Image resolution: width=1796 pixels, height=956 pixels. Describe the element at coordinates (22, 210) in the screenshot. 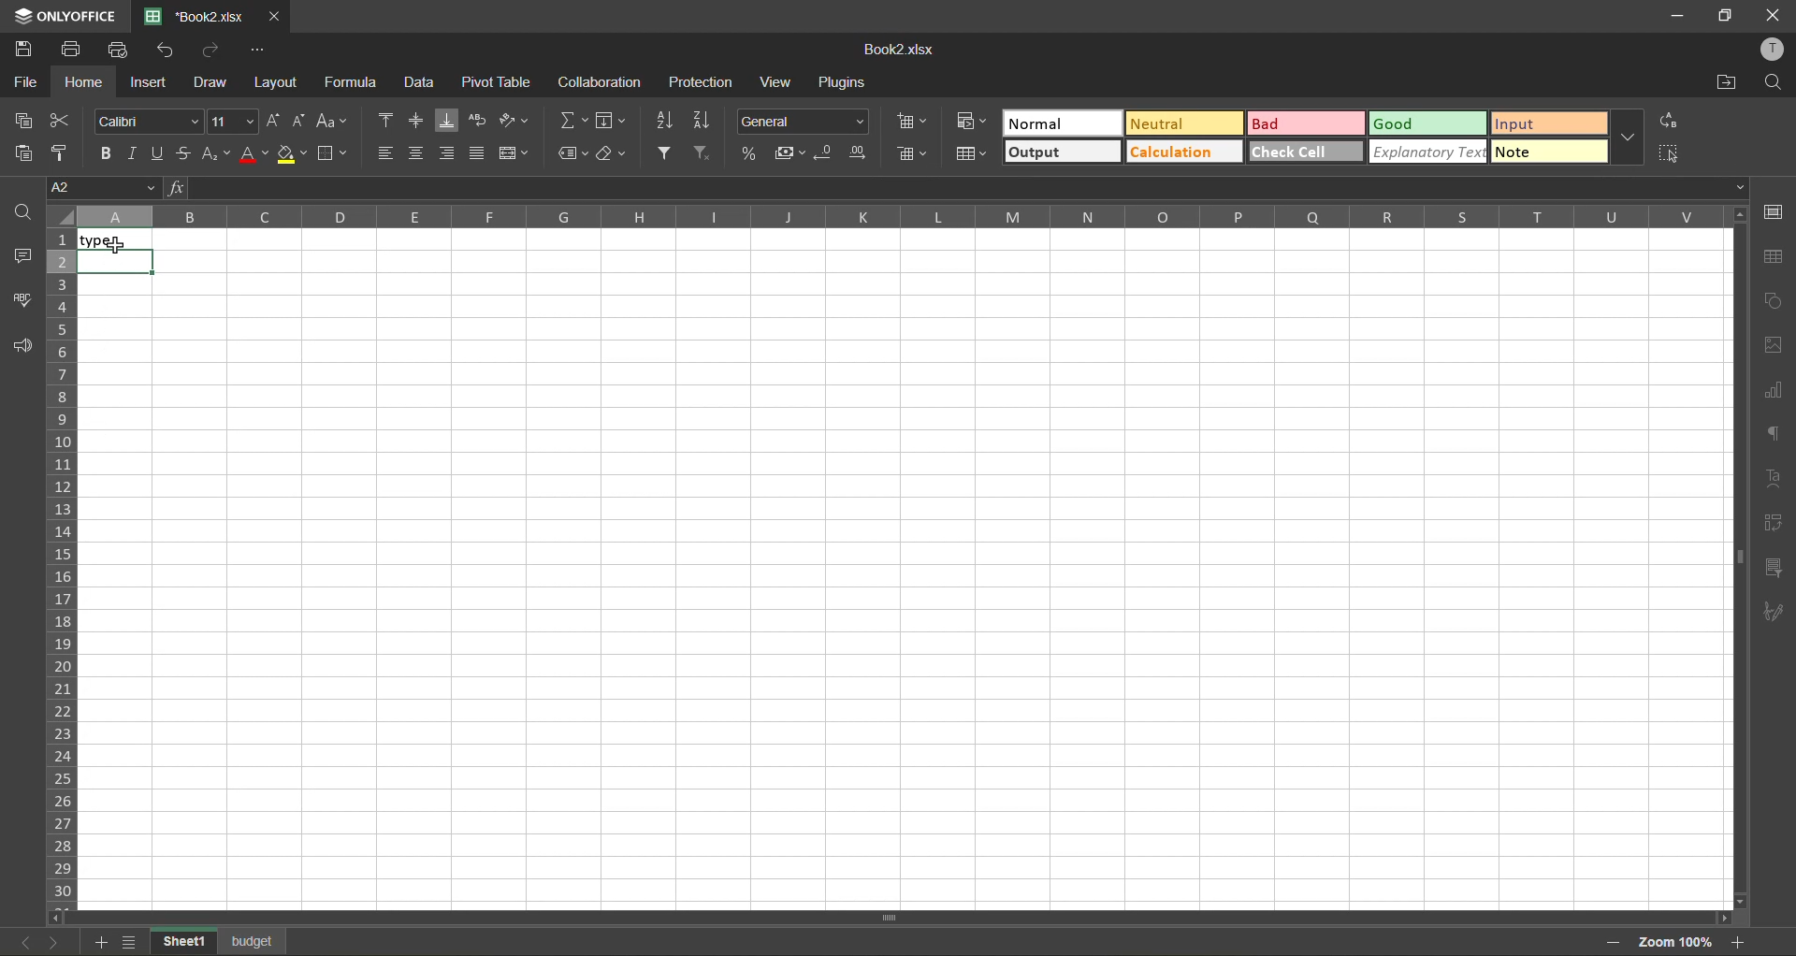

I see `find` at that location.